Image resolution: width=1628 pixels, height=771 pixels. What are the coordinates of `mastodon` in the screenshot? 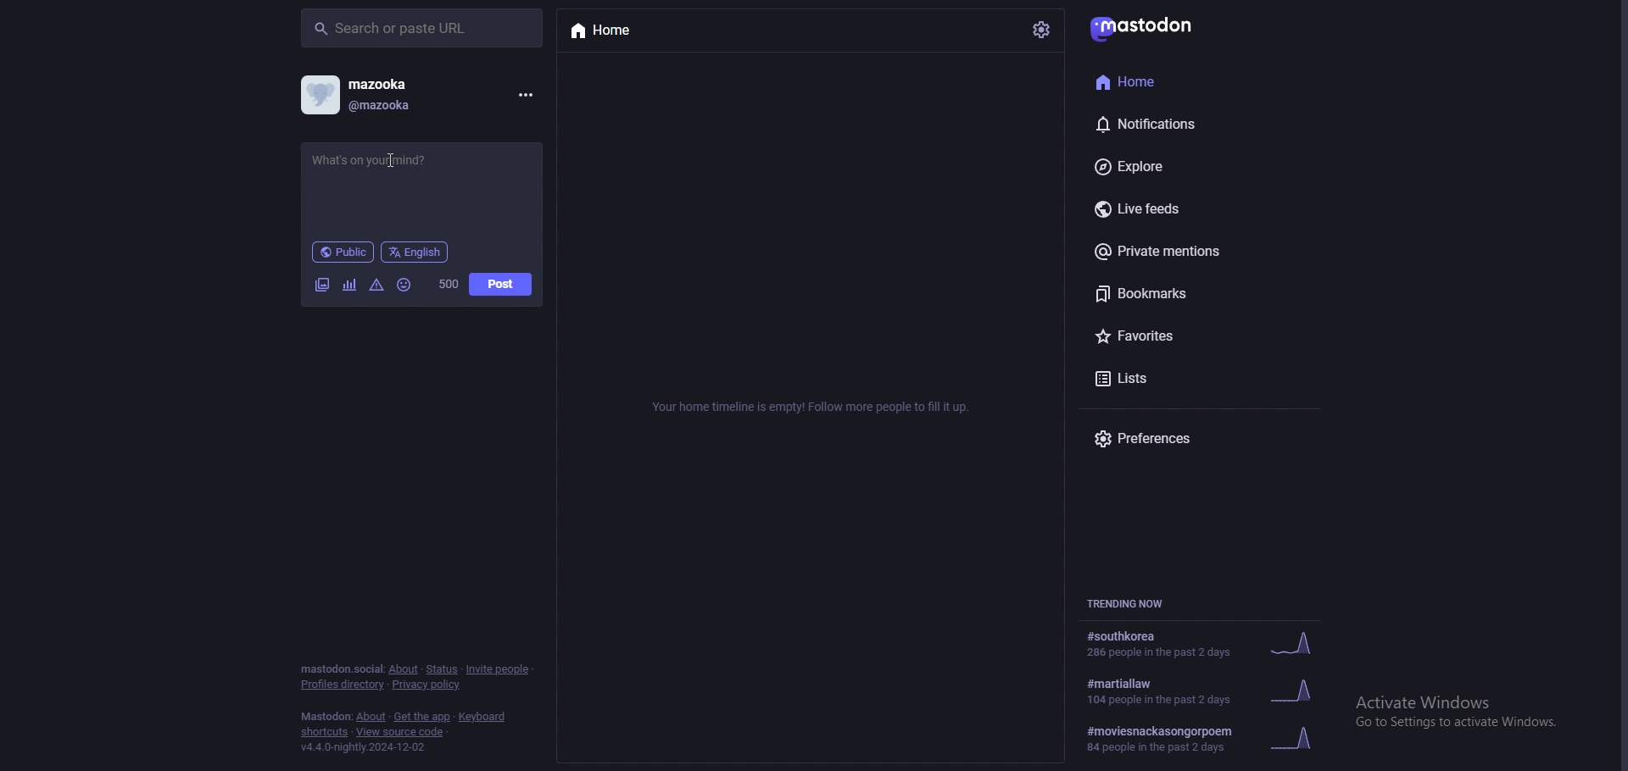 It's located at (324, 717).